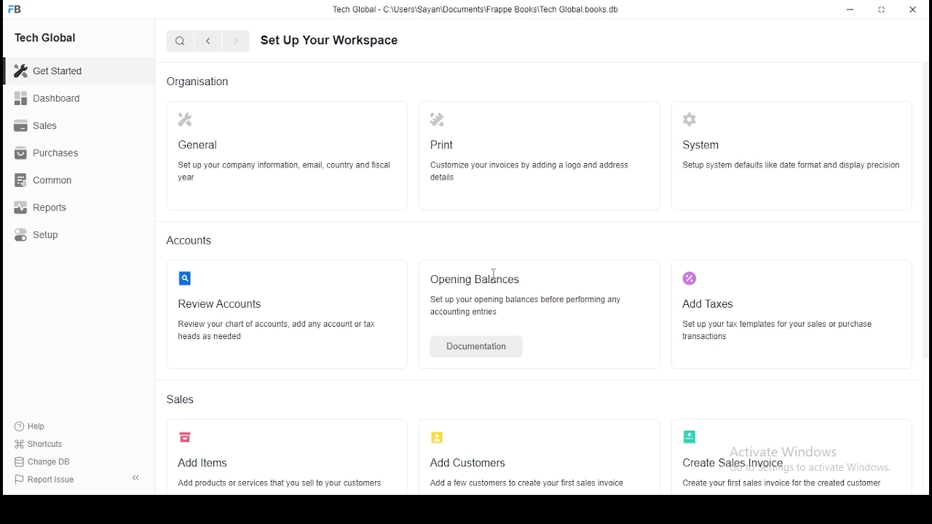 This screenshot has width=932, height=524. What do you see at coordinates (140, 480) in the screenshot?
I see `hide sidebar` at bounding box center [140, 480].